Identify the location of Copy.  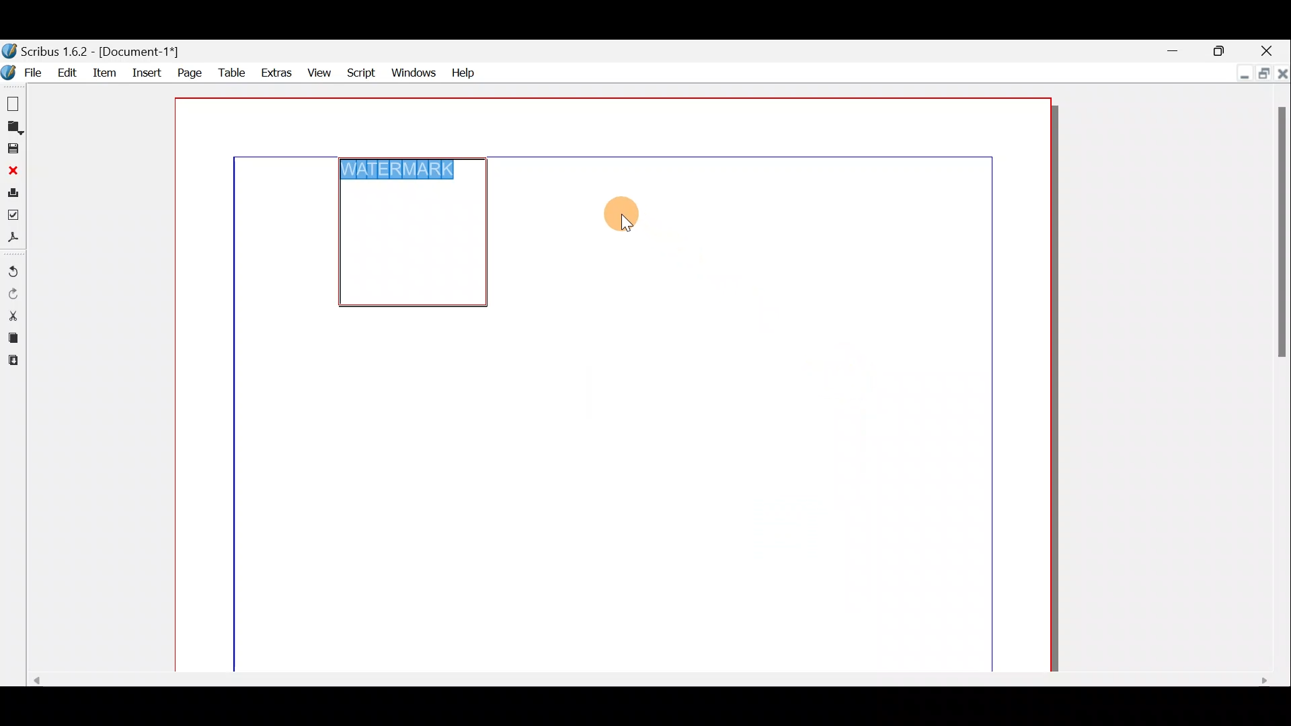
(11, 339).